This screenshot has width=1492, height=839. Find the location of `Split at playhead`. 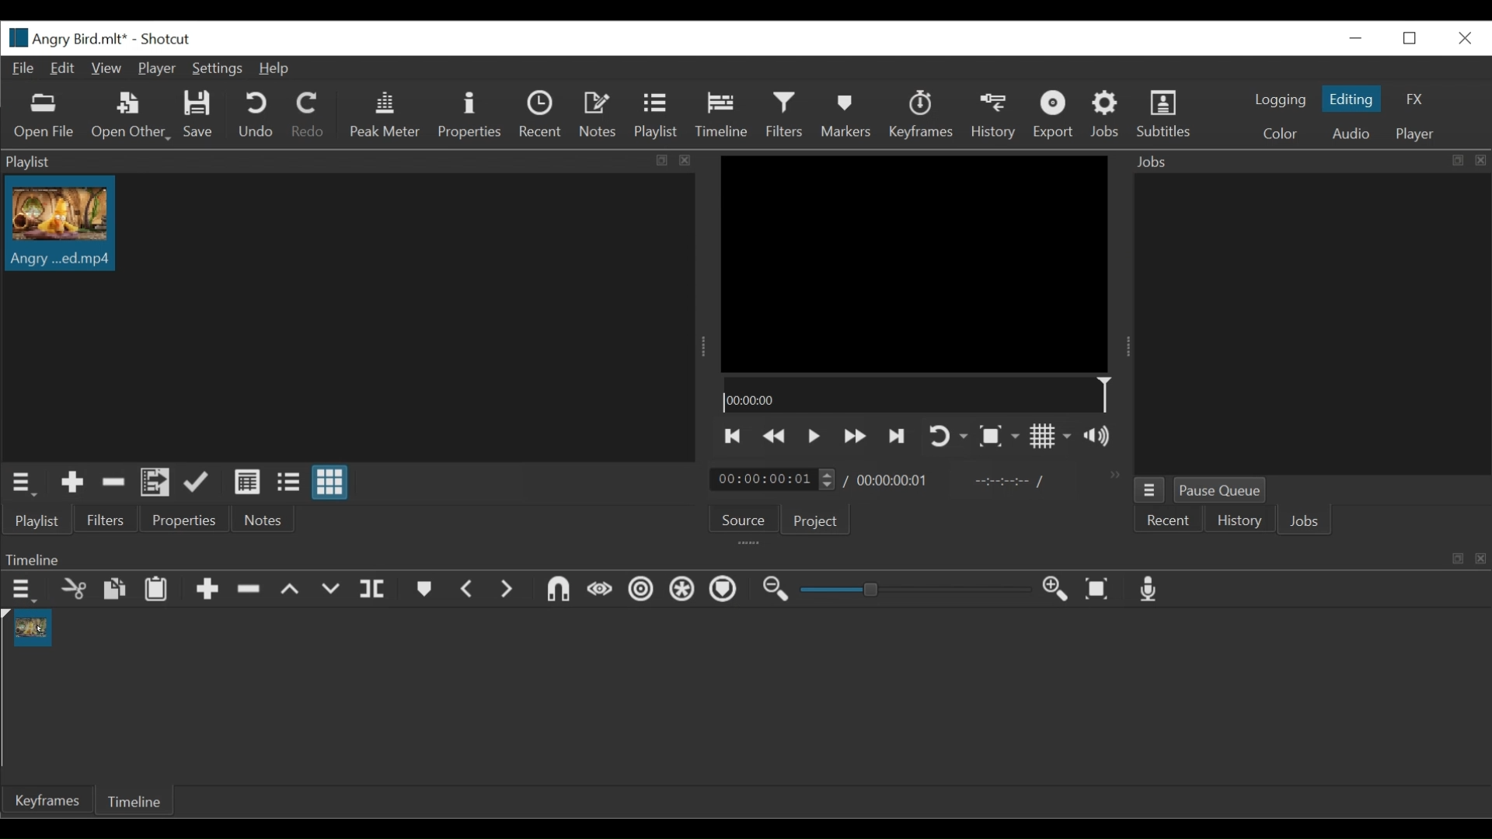

Split at playhead is located at coordinates (374, 591).